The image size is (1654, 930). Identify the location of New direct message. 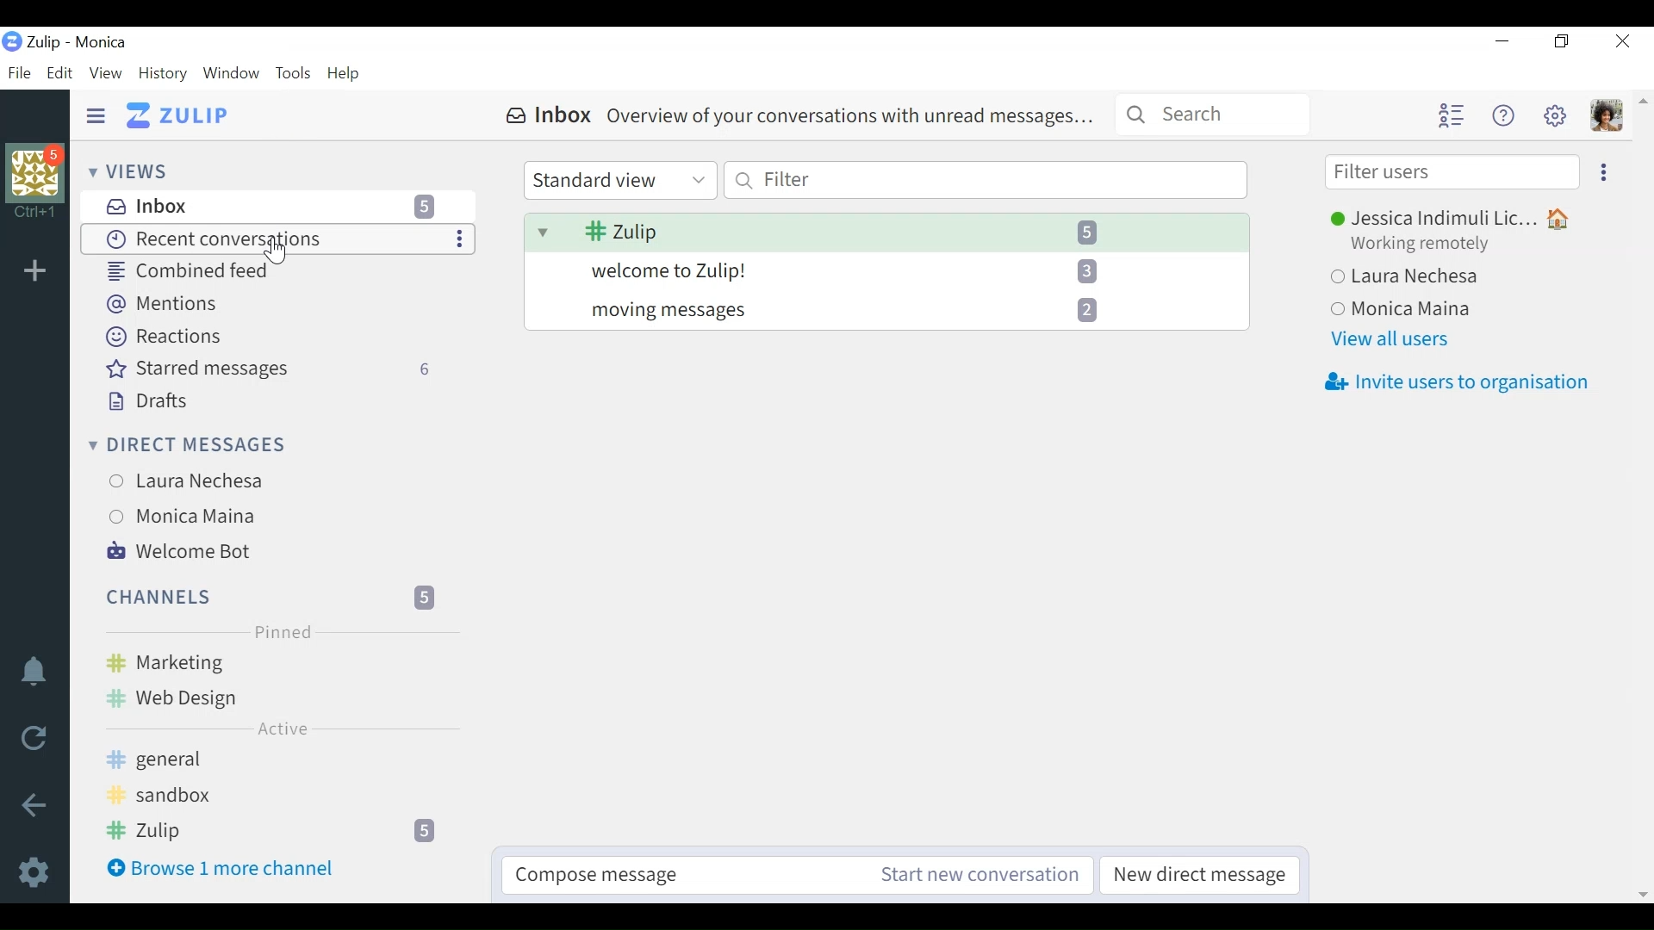
(1195, 876).